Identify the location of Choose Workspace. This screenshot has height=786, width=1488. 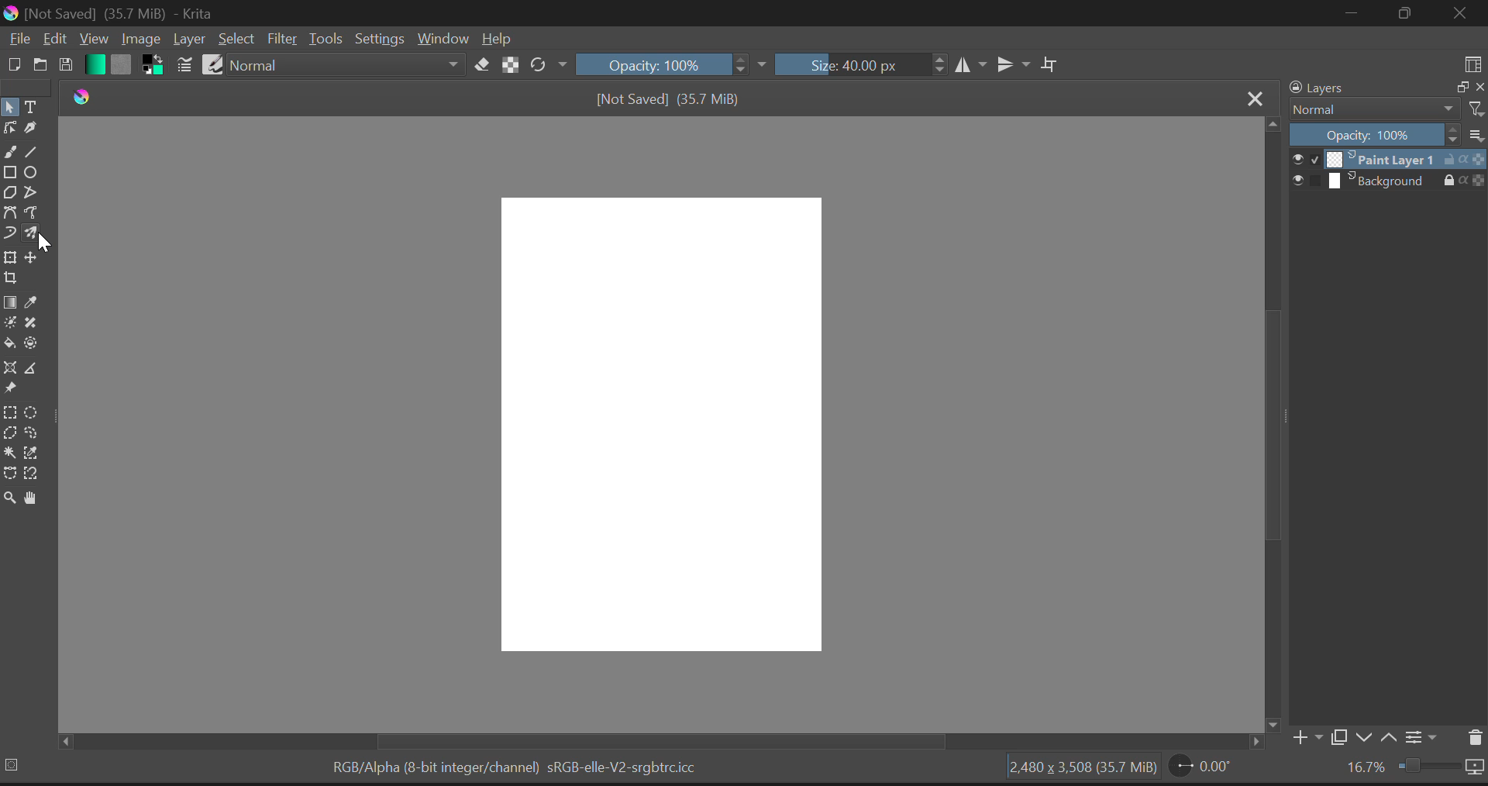
(1474, 63).